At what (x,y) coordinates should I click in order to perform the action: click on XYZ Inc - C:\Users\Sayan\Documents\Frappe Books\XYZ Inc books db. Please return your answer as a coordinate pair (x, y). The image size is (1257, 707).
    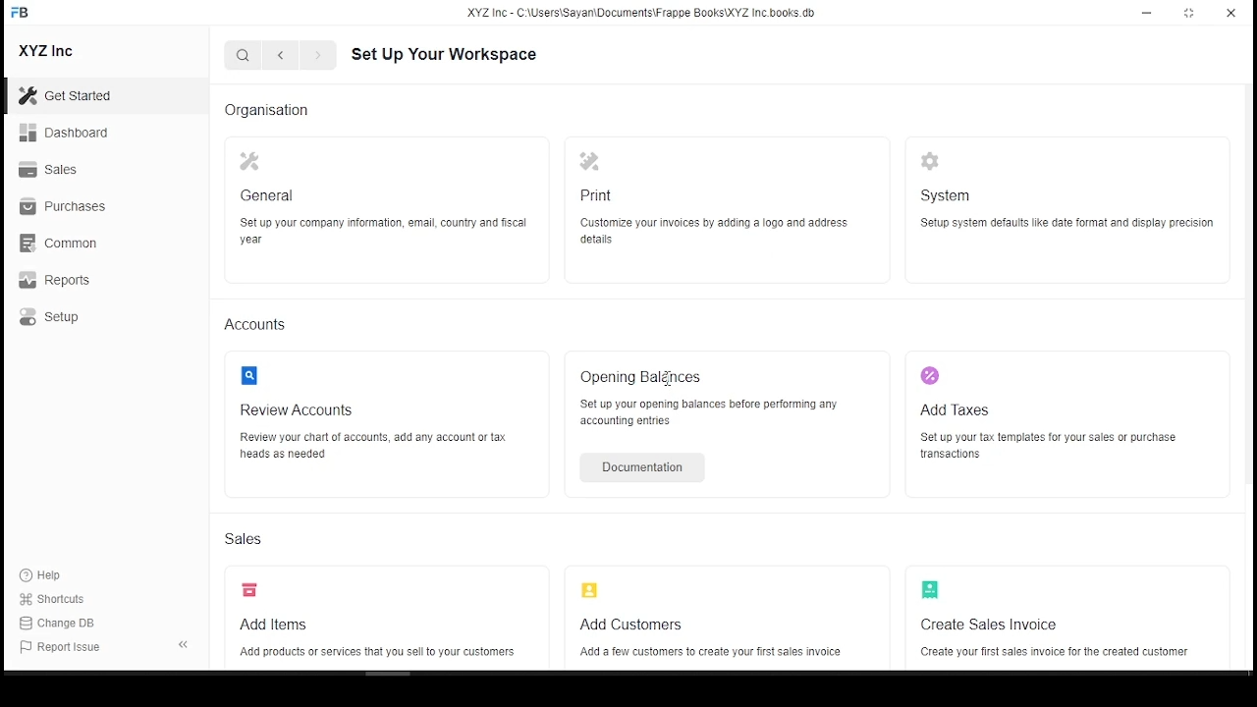
    Looking at the image, I should click on (645, 15).